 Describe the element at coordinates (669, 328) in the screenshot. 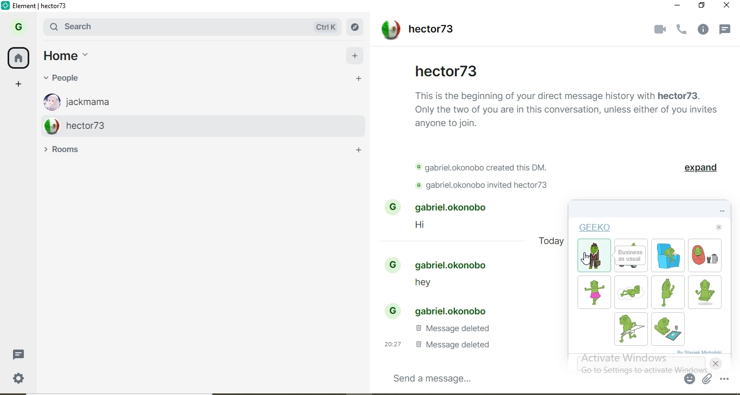

I see `sticker` at that location.